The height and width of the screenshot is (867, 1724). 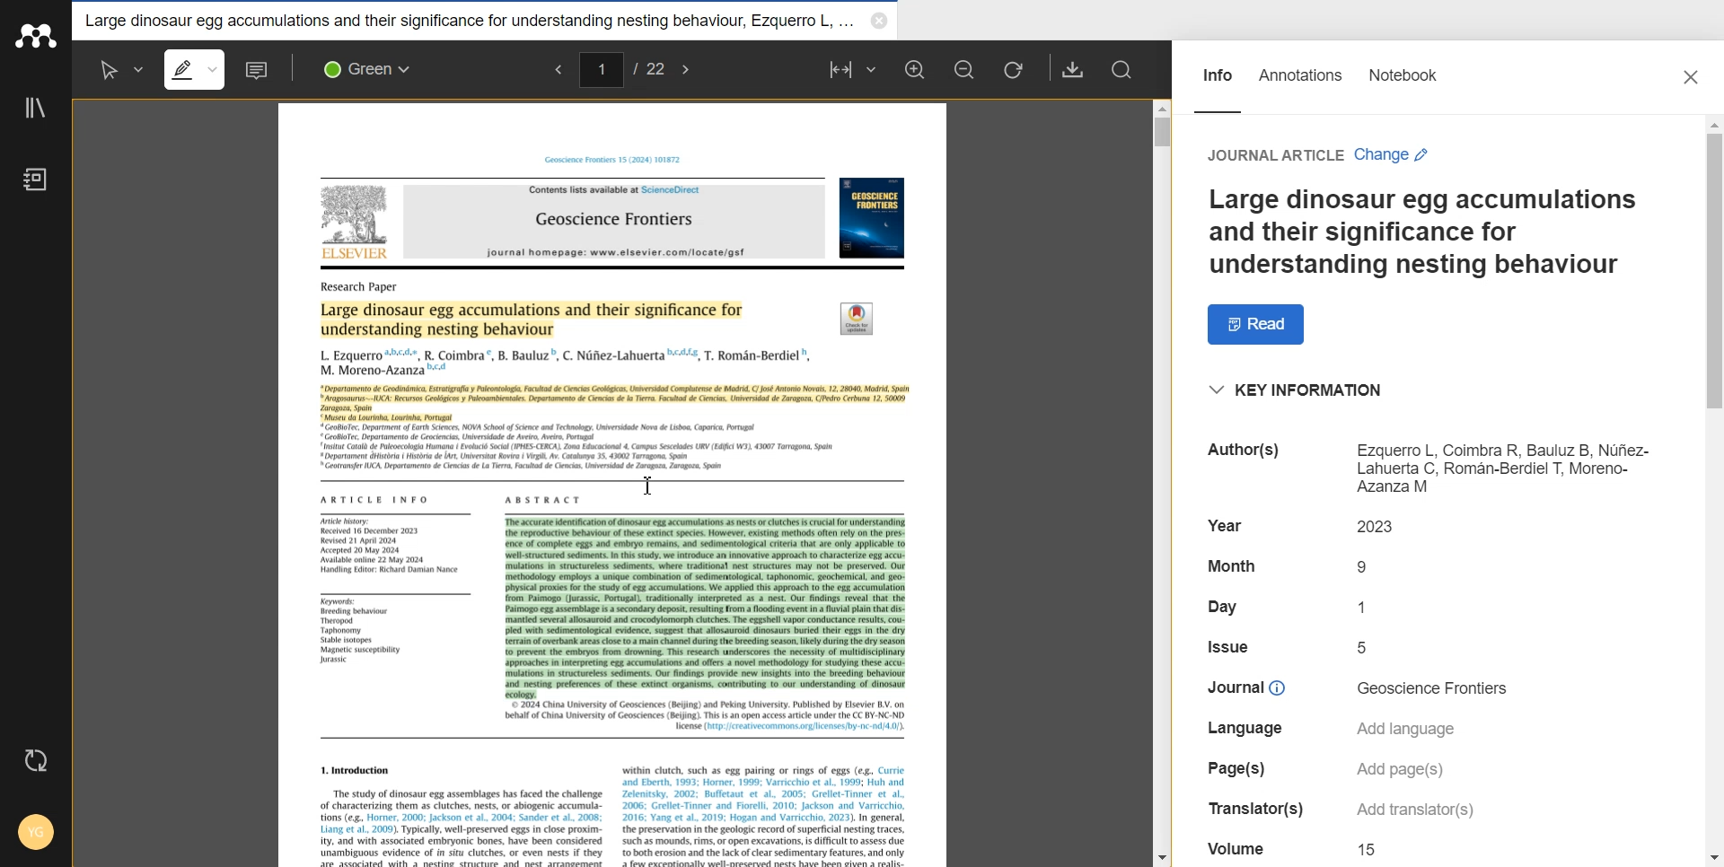 What do you see at coordinates (601, 69) in the screenshot?
I see `change current page` at bounding box center [601, 69].